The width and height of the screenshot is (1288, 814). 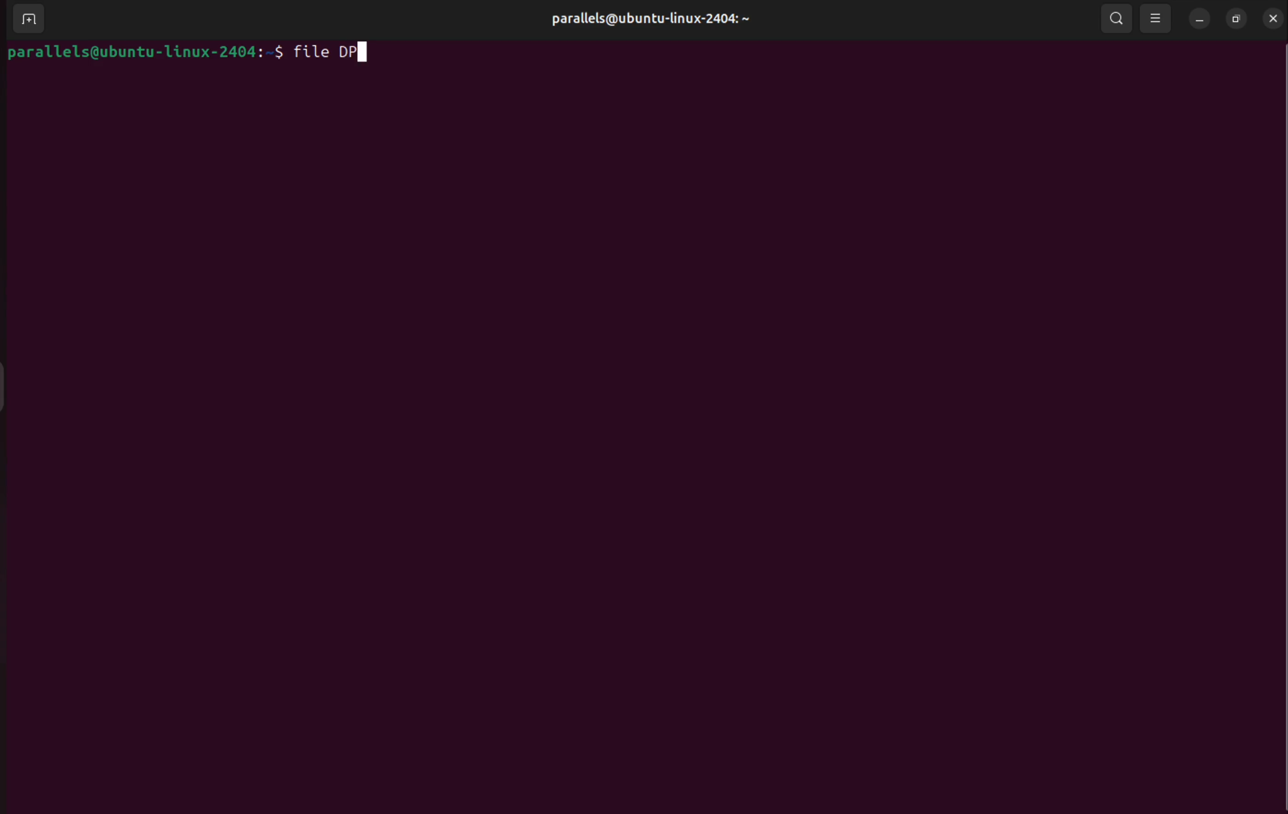 I want to click on minimize, so click(x=1200, y=19).